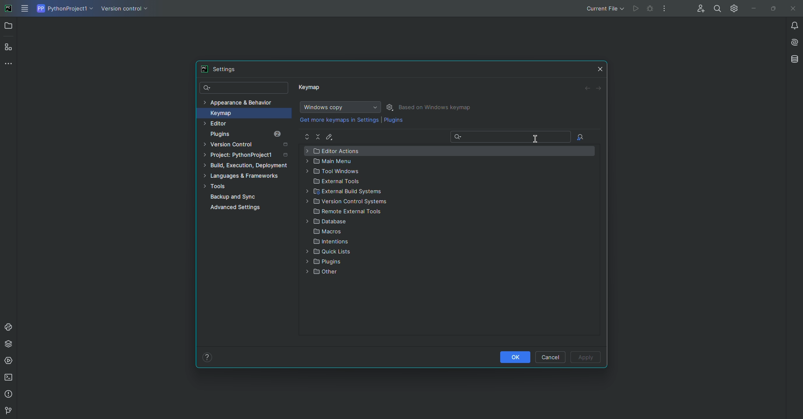 This screenshot has width=803, height=419. I want to click on Backup and Sync, so click(250, 197).